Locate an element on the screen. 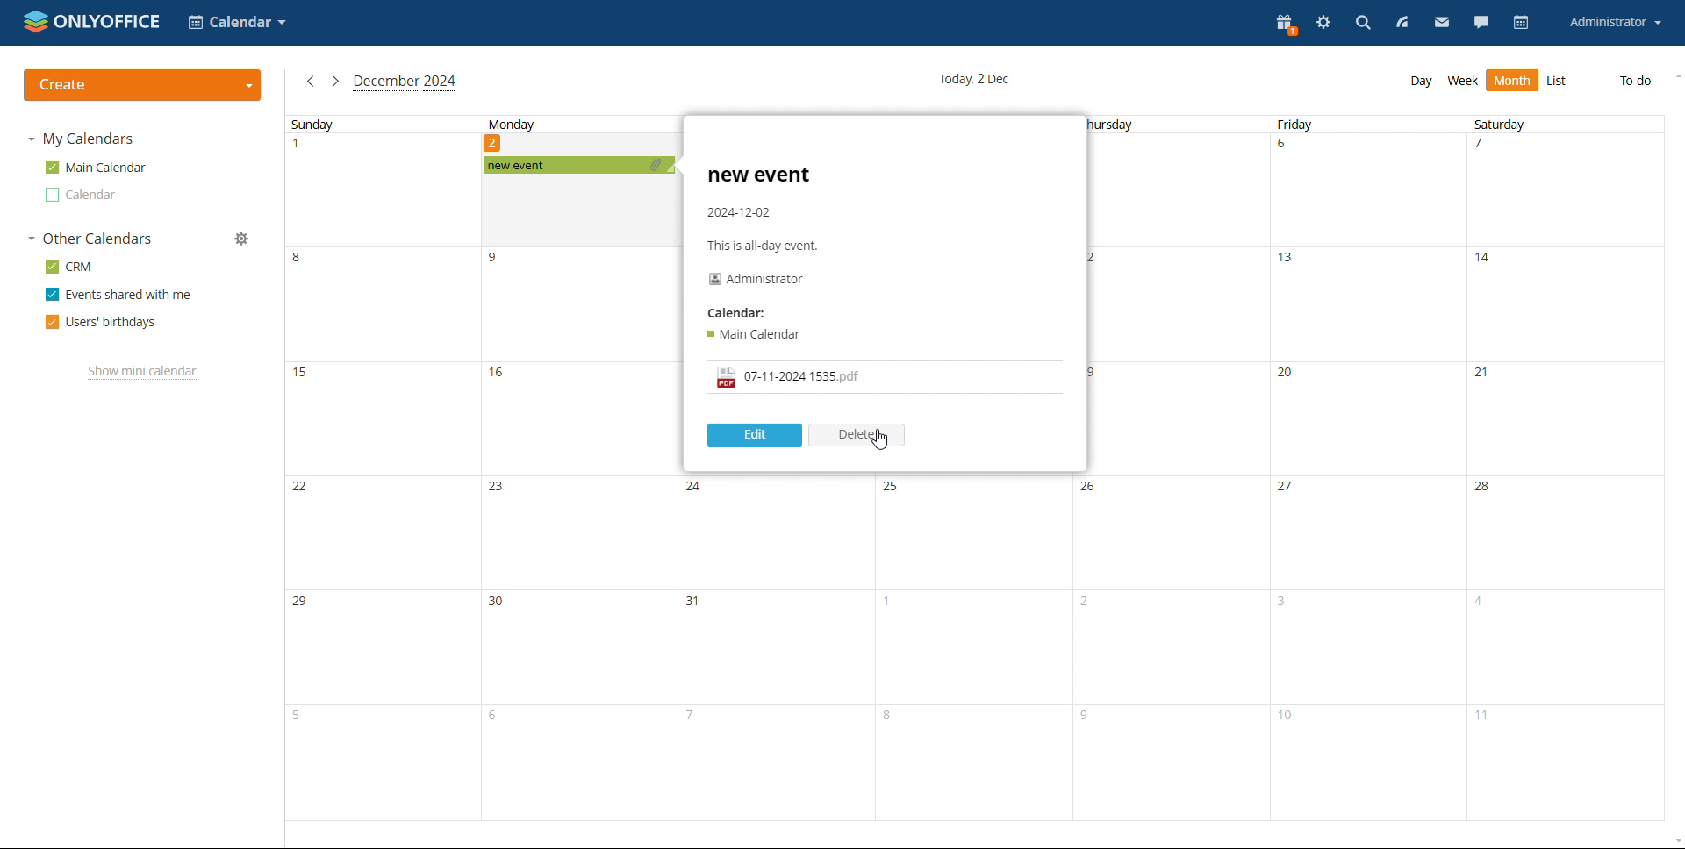  To-do is located at coordinates (1635, 82).